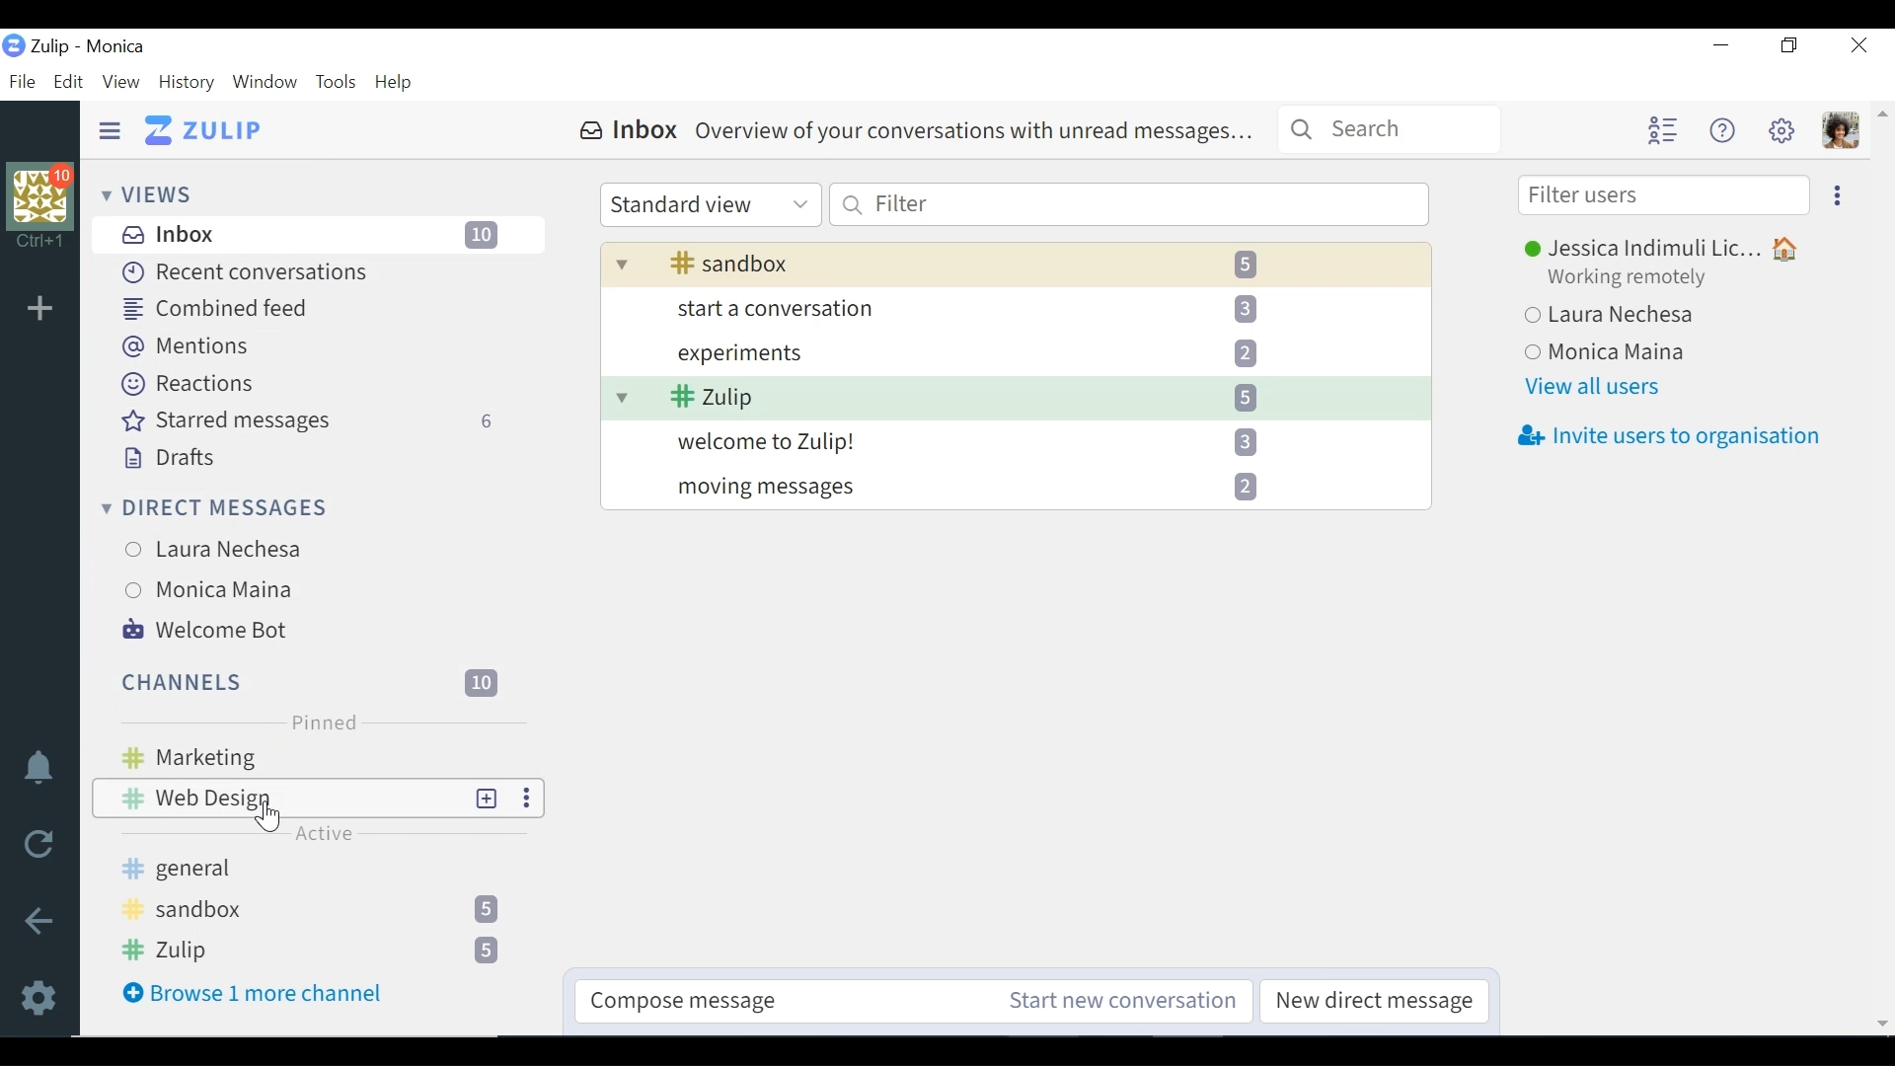 This screenshot has height=1066, width=1895. What do you see at coordinates (13, 45) in the screenshot?
I see `Zulip logo` at bounding box center [13, 45].